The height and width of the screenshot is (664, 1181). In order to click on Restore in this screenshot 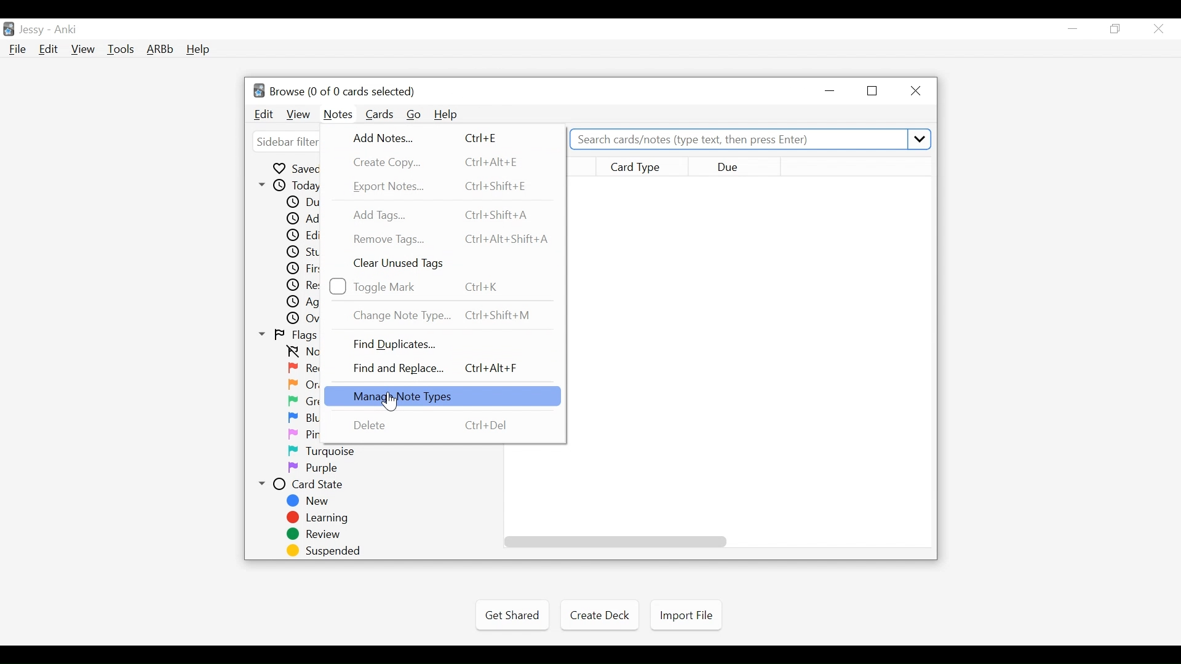, I will do `click(1116, 30)`.